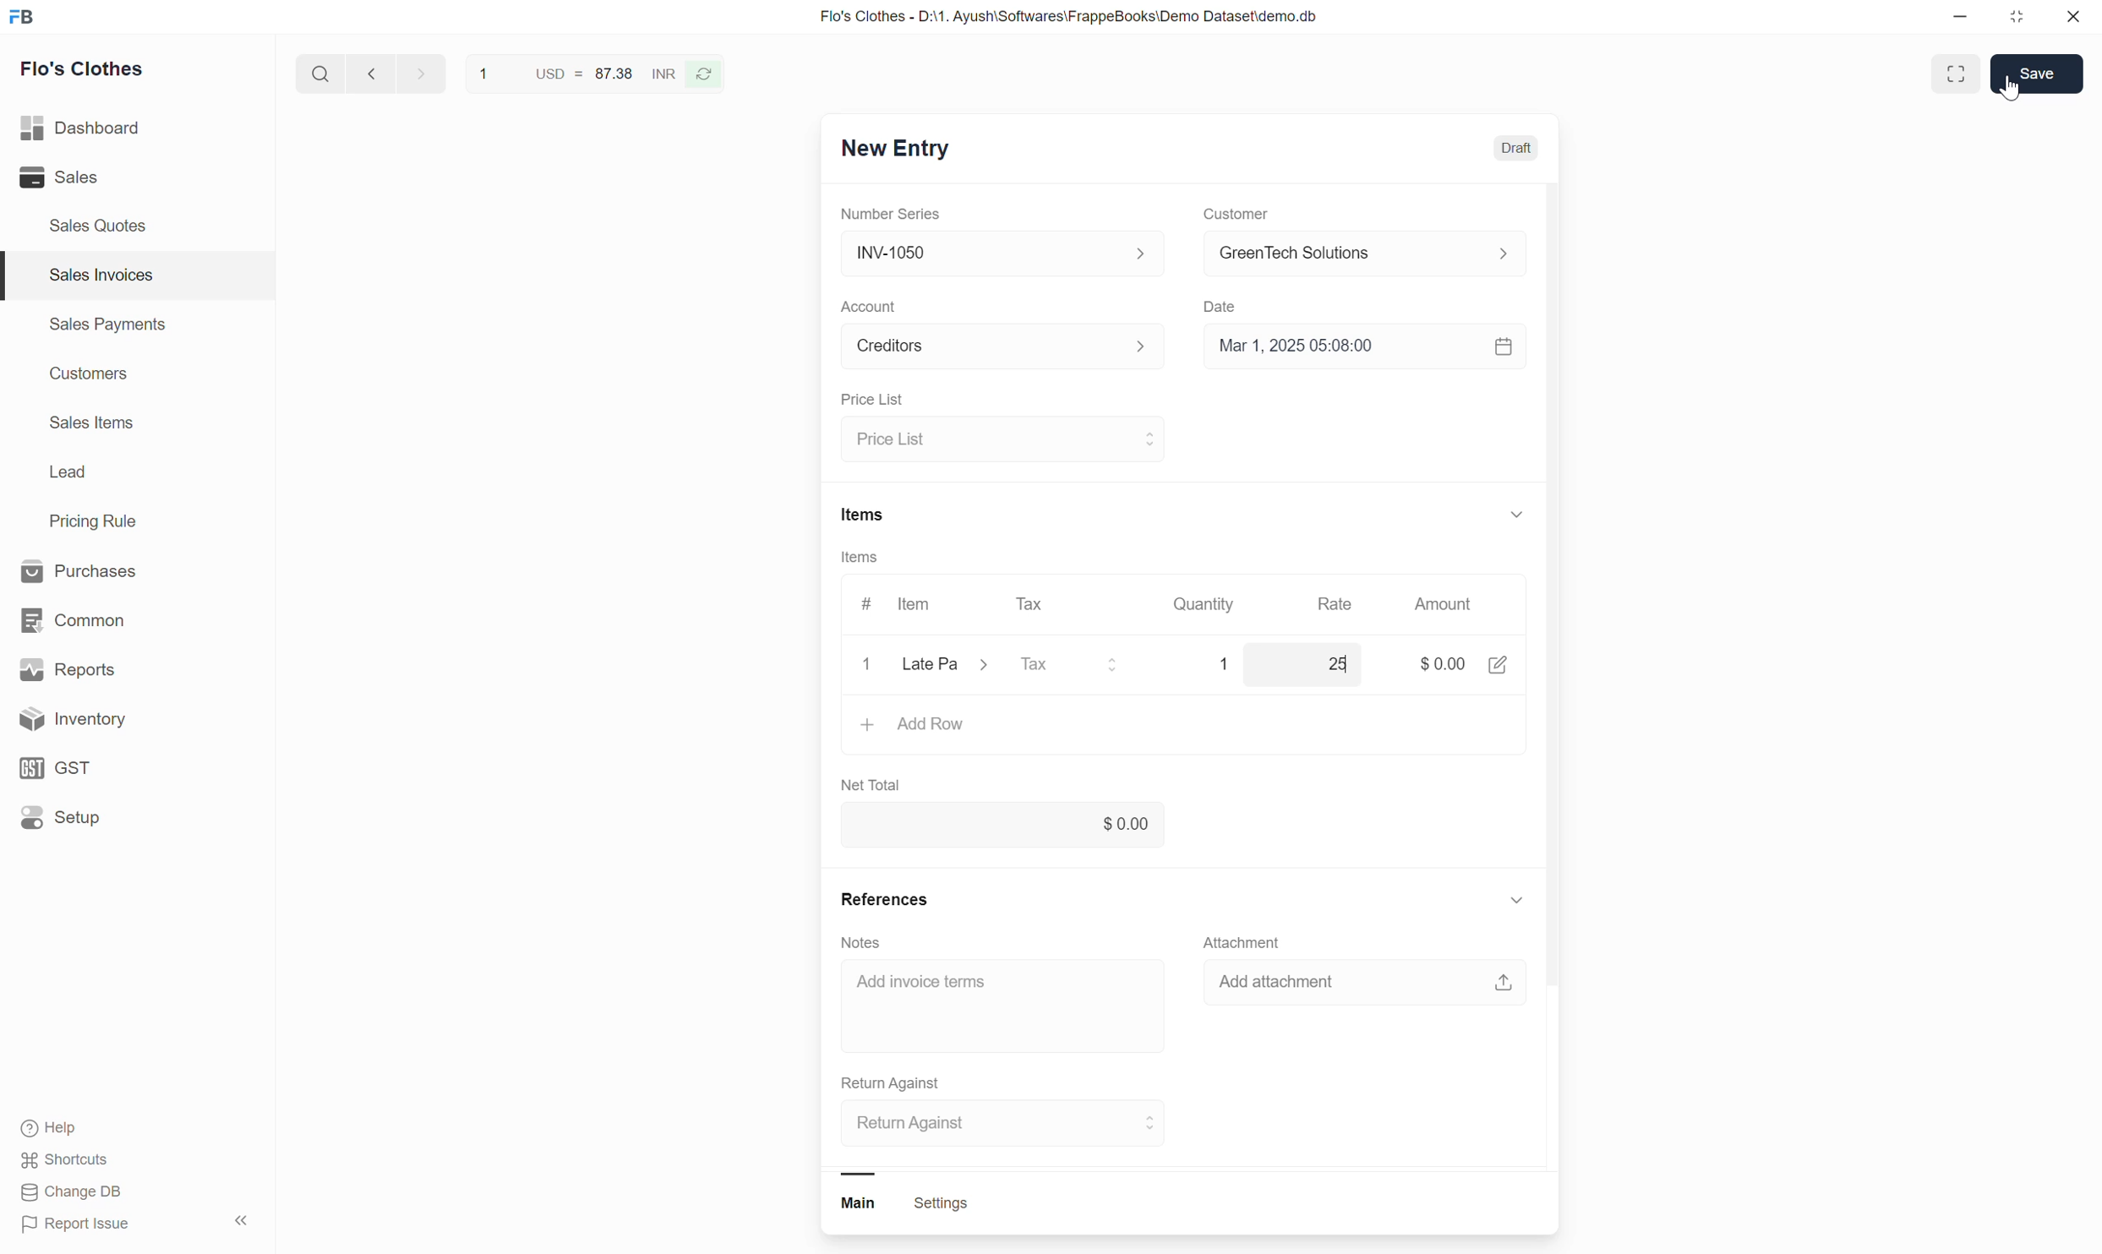 This screenshot has width=2102, height=1254. Describe the element at coordinates (1502, 666) in the screenshot. I see `edit amount ` at that location.